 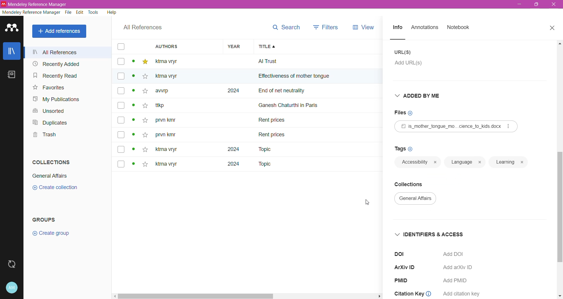 What do you see at coordinates (479, 161) in the screenshot?
I see `close` at bounding box center [479, 161].